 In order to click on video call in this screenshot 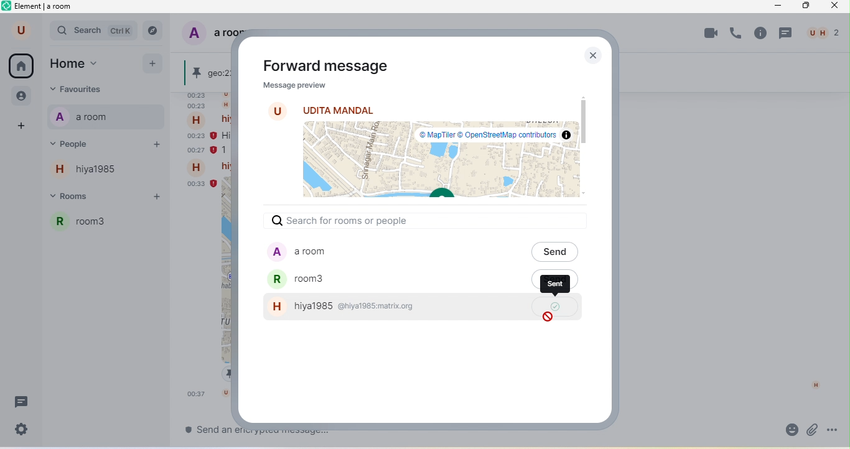, I will do `click(709, 34)`.